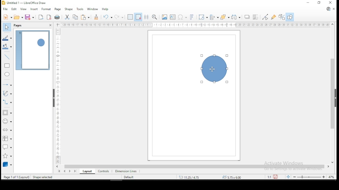  Describe the element at coordinates (195, 25) in the screenshot. I see `horizontal scale` at that location.